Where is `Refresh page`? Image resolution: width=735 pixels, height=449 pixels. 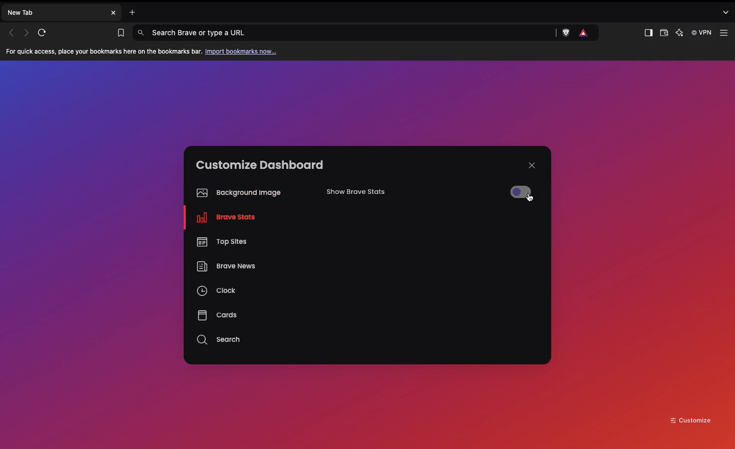 Refresh page is located at coordinates (45, 33).